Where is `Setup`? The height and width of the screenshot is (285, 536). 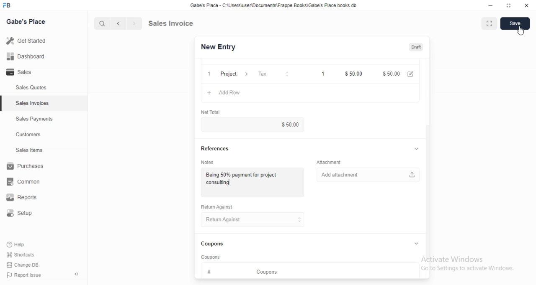
Setup is located at coordinates (24, 214).